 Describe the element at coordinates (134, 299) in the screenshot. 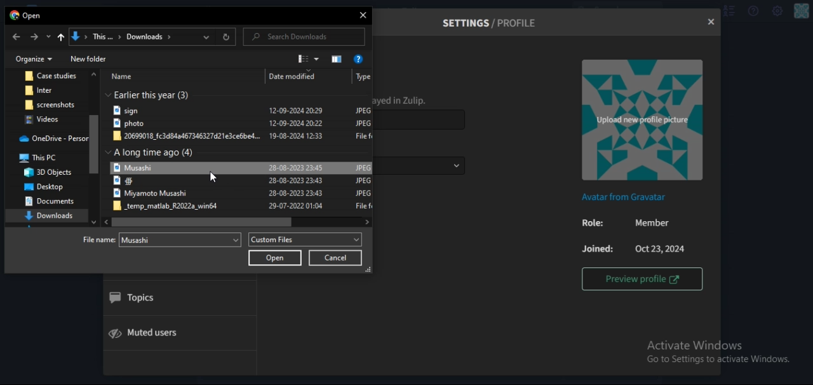

I see `Topics` at that location.